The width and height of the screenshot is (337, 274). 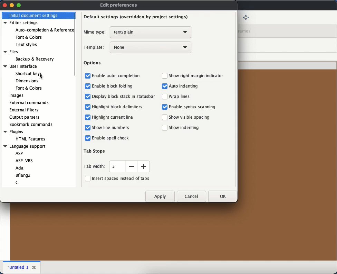 What do you see at coordinates (113, 86) in the screenshot?
I see `Enable block folding` at bounding box center [113, 86].